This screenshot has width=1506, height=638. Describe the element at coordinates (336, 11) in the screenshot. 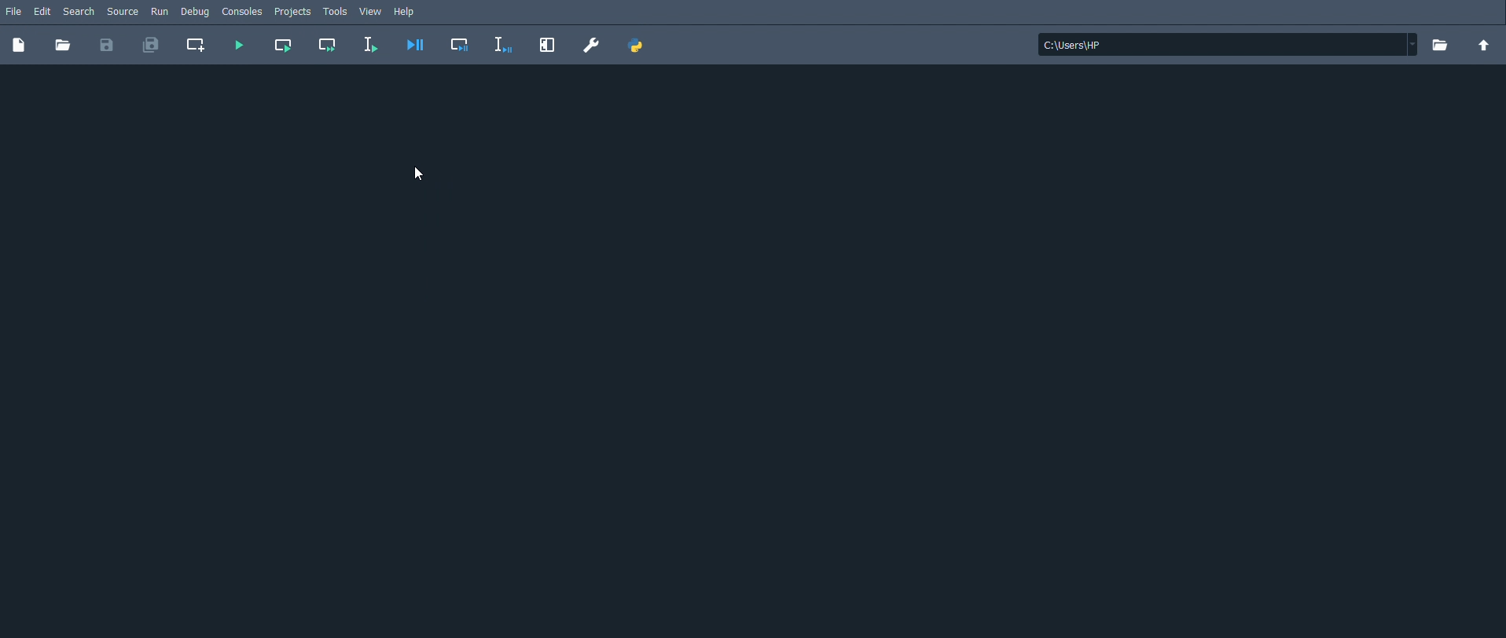

I see `Tools` at that location.